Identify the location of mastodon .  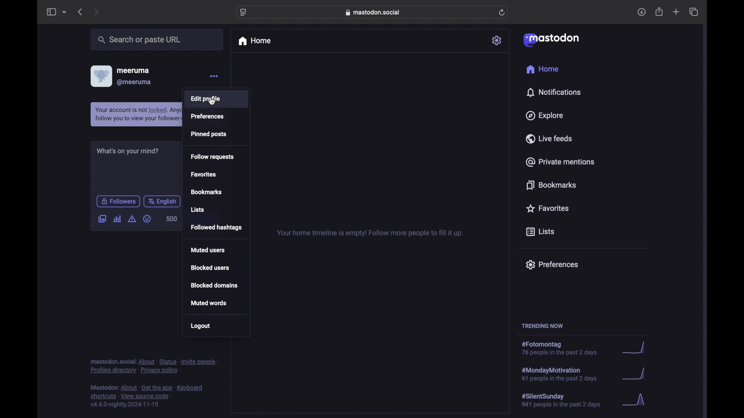
(551, 40).